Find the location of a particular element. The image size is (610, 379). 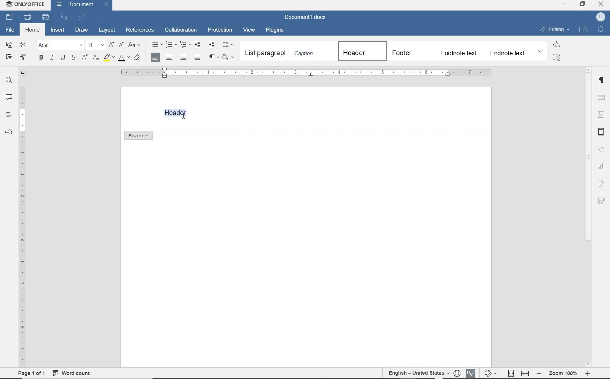

 is located at coordinates (602, 201).